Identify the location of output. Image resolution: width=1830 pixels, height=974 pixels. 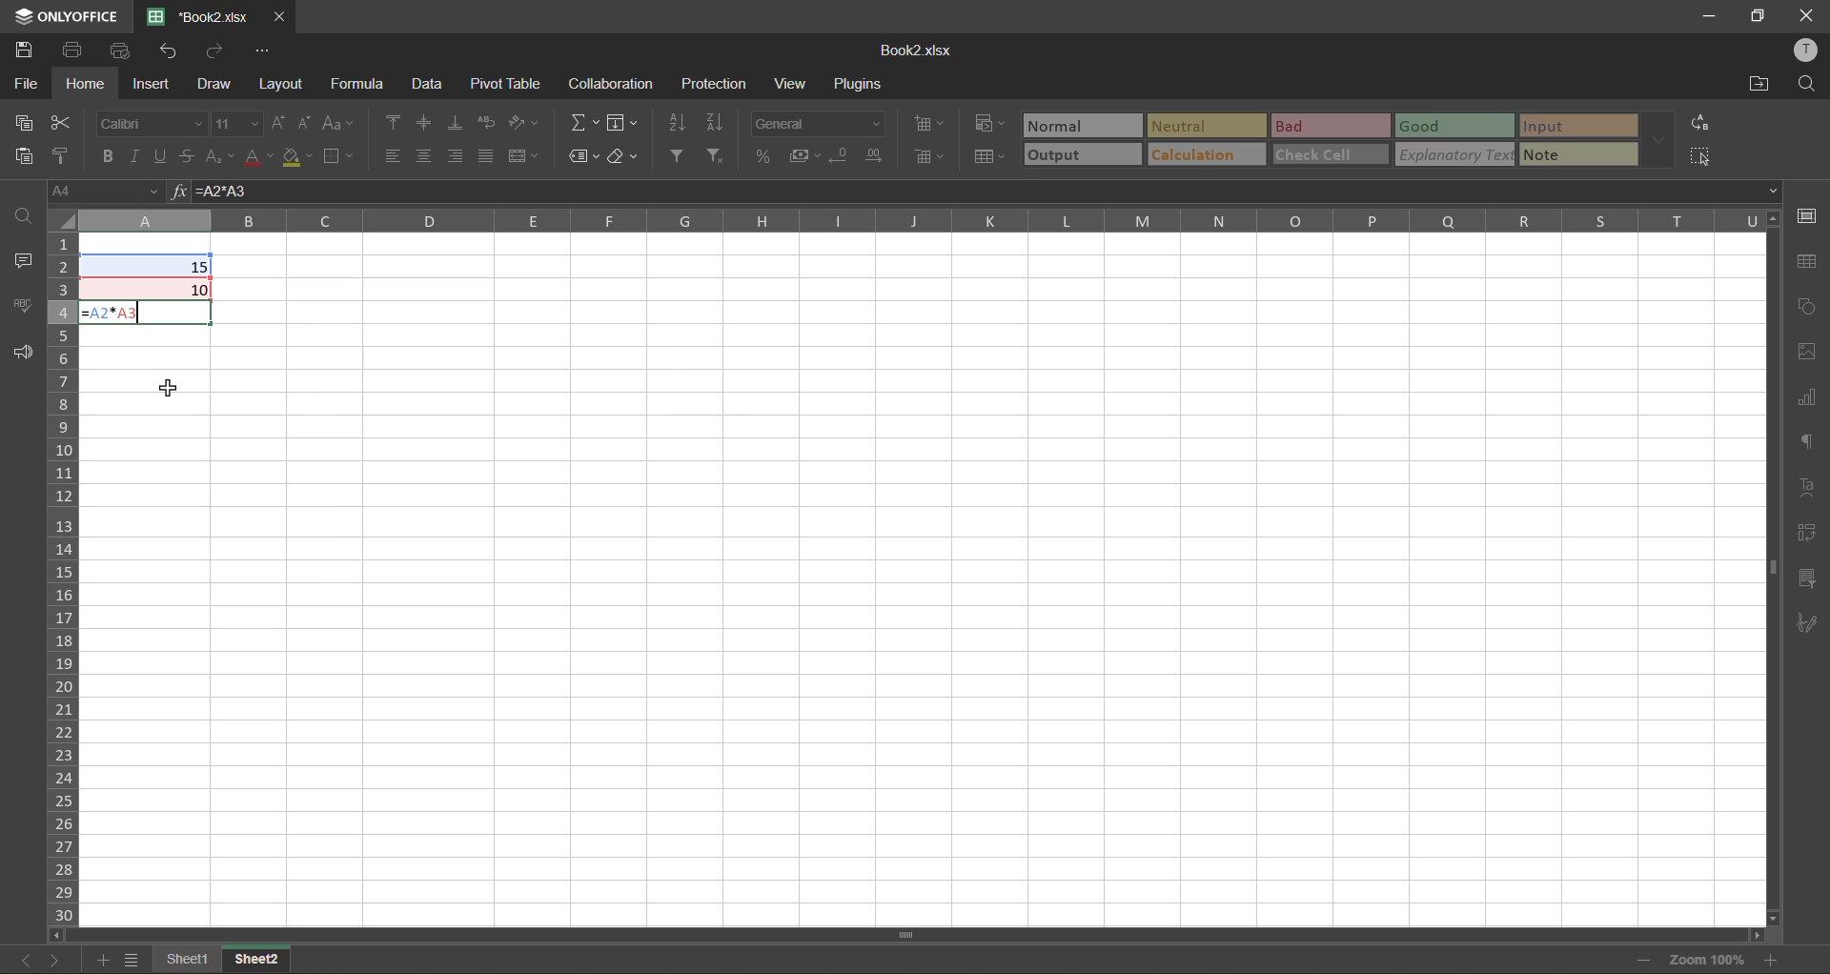
(1083, 153).